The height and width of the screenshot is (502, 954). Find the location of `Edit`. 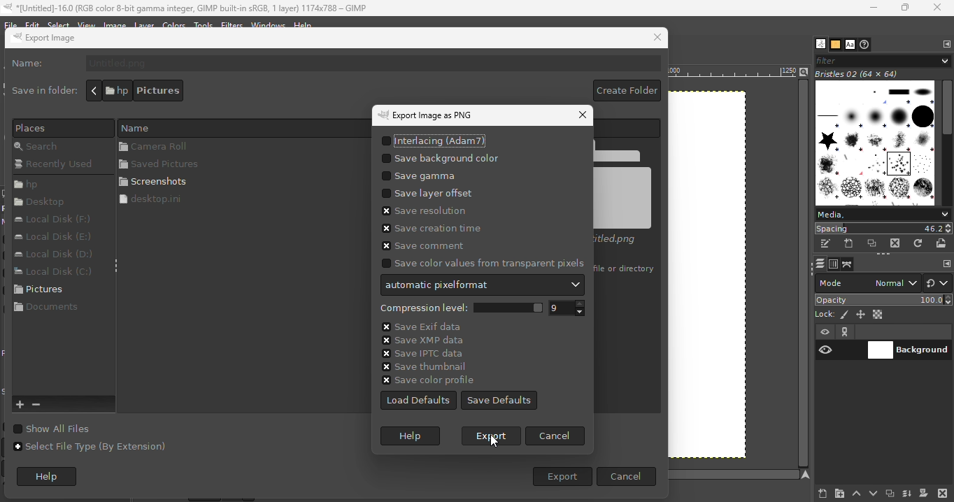

Edit is located at coordinates (31, 23).